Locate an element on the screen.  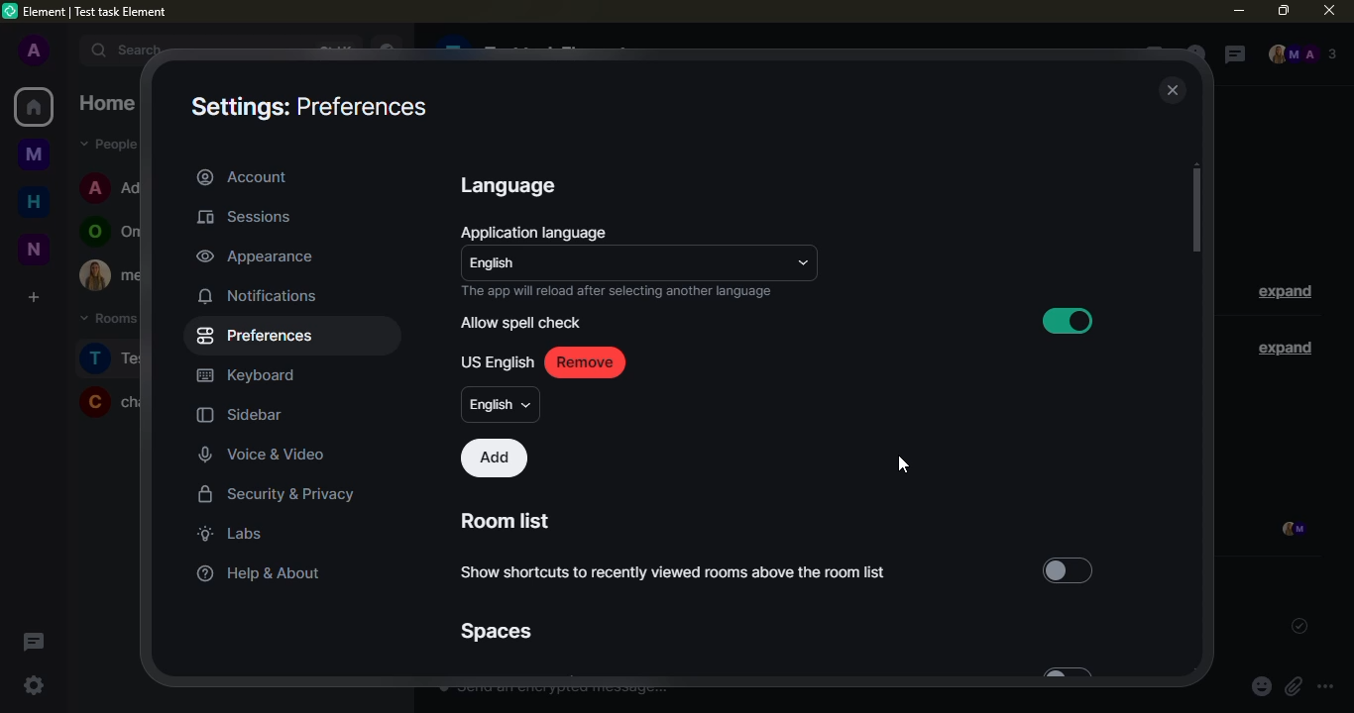
help is located at coordinates (254, 573).